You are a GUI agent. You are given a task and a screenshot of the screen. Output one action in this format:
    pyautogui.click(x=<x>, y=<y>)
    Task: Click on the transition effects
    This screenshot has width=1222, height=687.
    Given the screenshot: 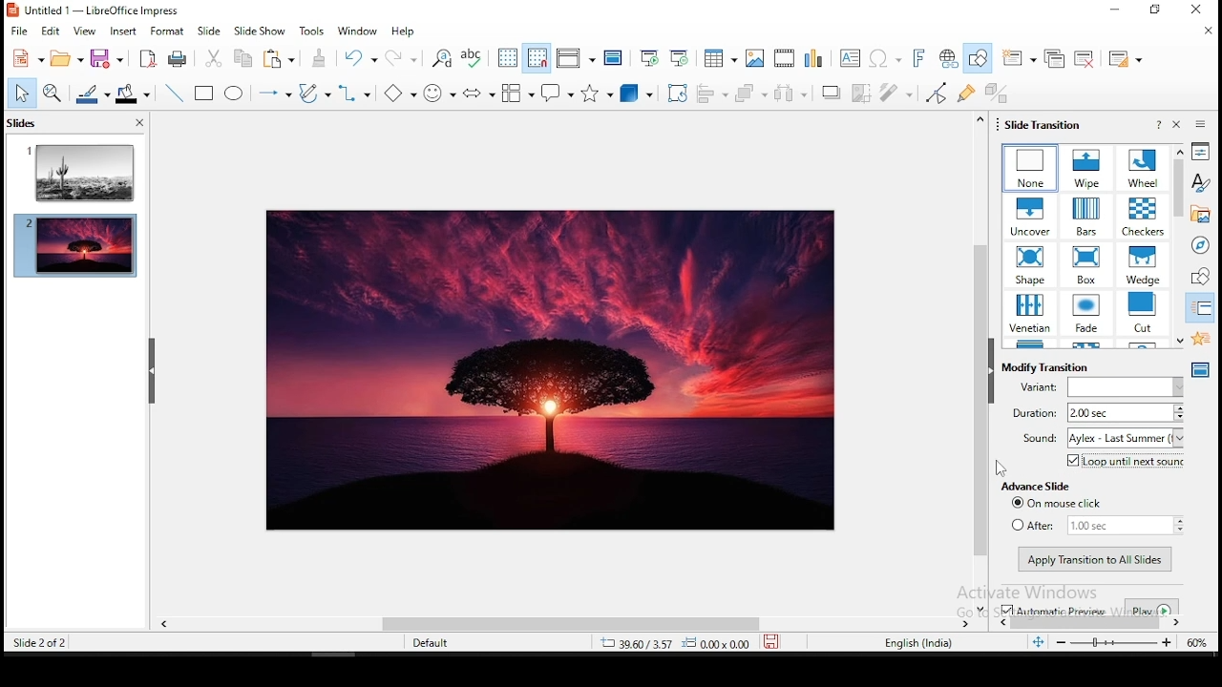 What is the action you would take?
    pyautogui.click(x=1032, y=168)
    